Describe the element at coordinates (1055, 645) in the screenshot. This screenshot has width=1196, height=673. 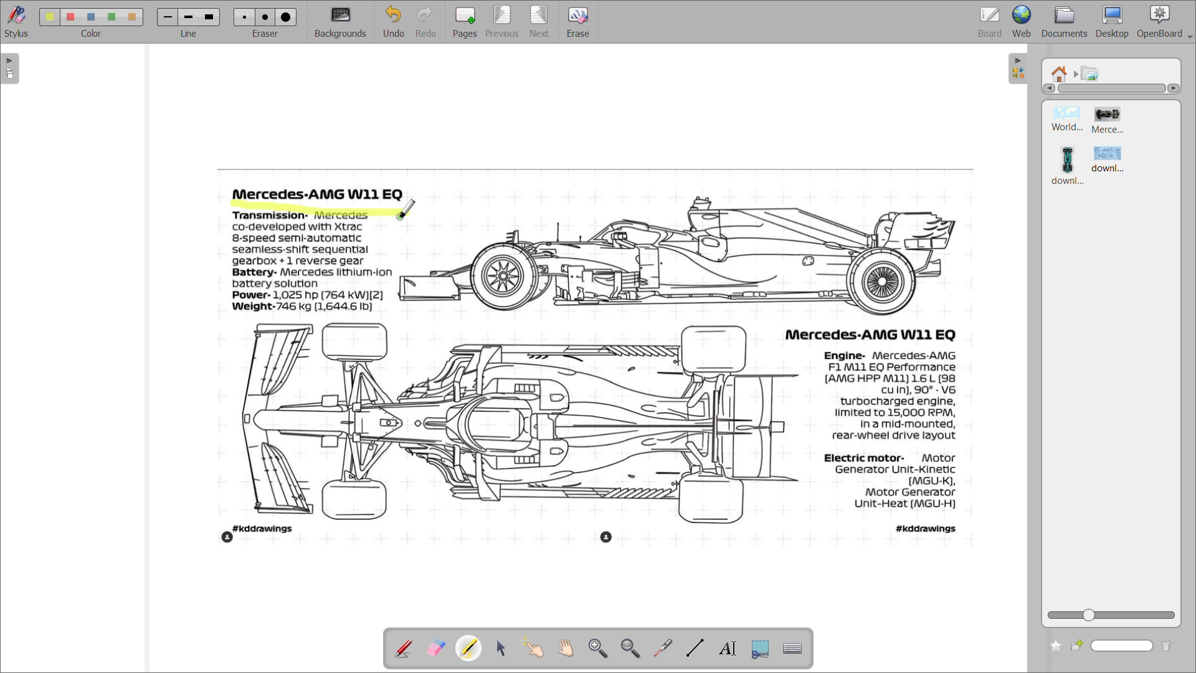
I see `add to favourites` at that location.